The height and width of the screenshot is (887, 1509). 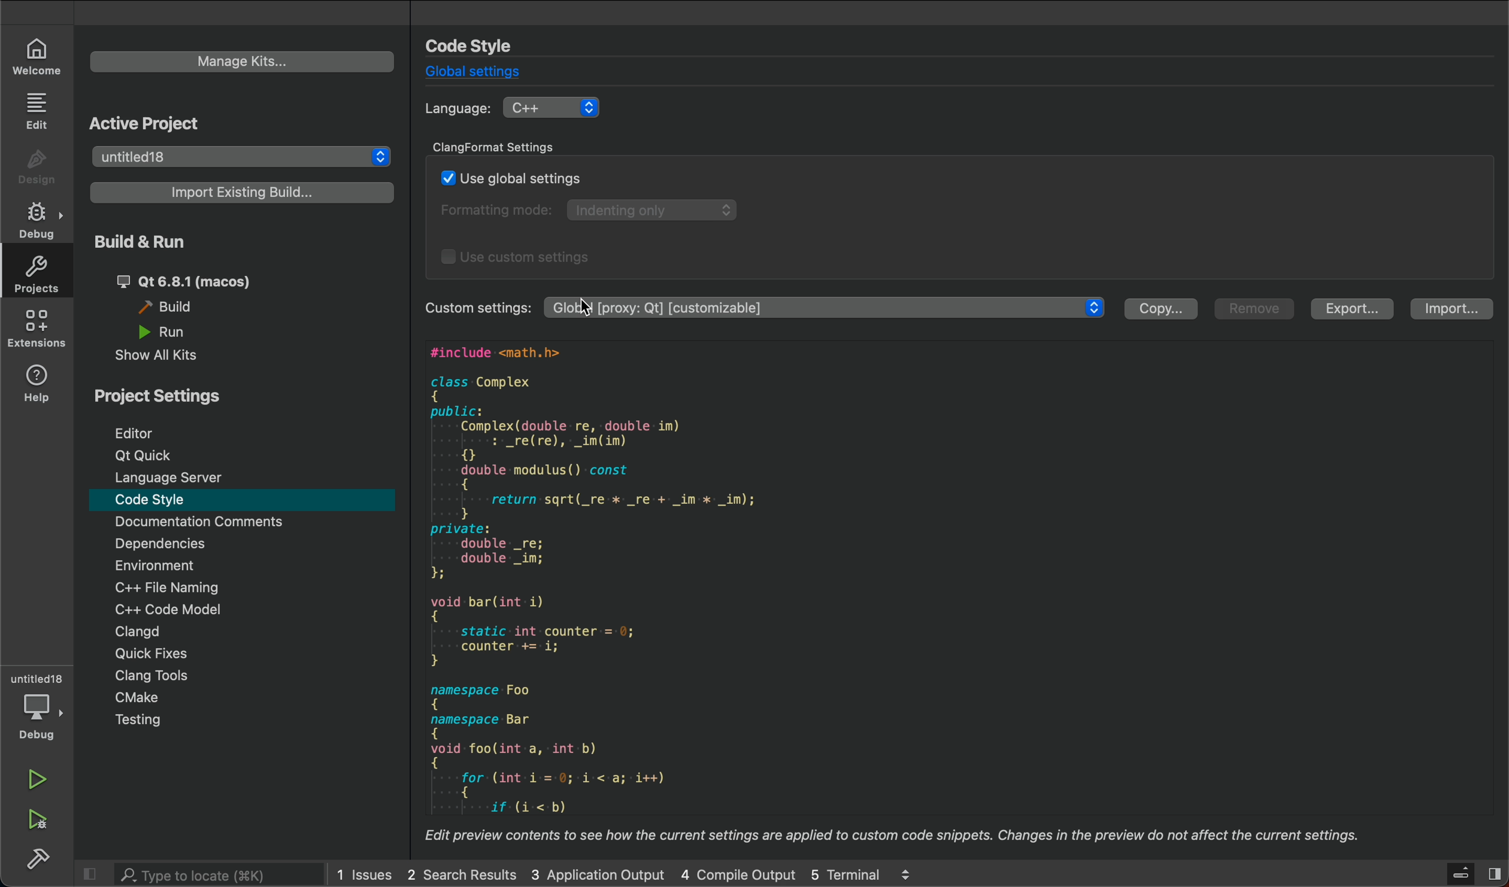 What do you see at coordinates (656, 209) in the screenshot?
I see `Indenting only ` at bounding box center [656, 209].